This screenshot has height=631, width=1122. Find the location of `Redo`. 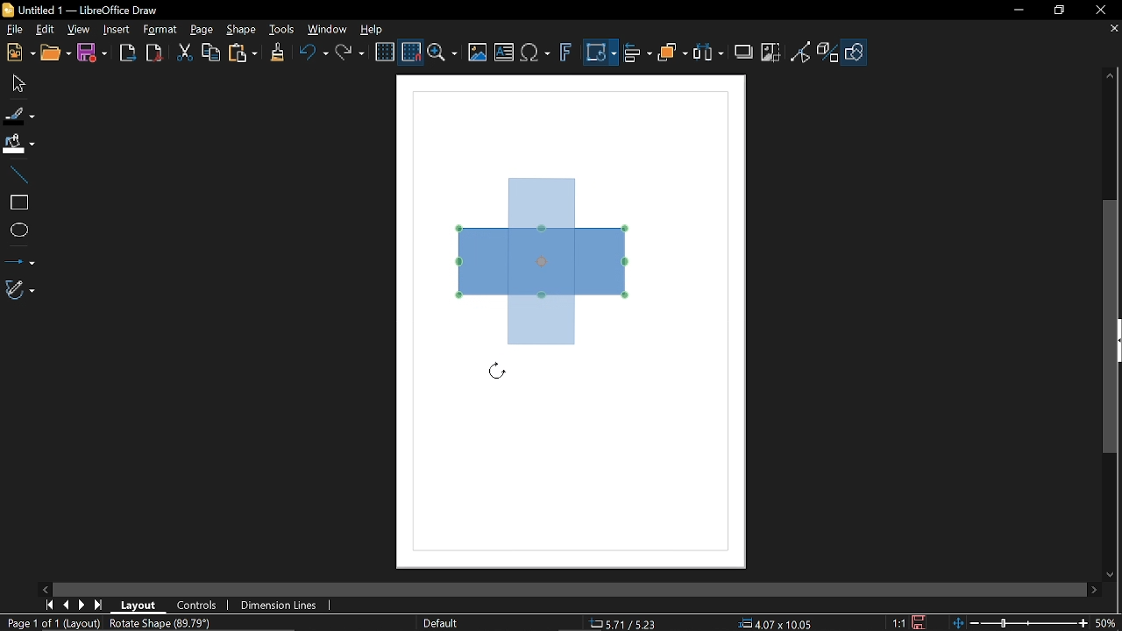

Redo is located at coordinates (349, 54).